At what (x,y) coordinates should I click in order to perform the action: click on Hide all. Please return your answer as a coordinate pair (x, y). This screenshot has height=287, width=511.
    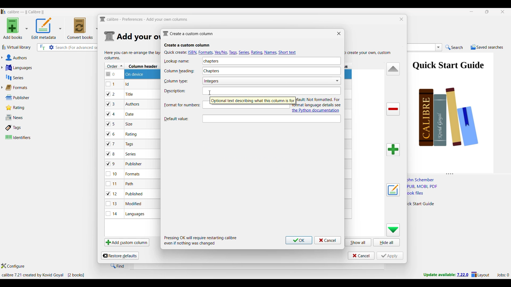
    Looking at the image, I should click on (386, 242).